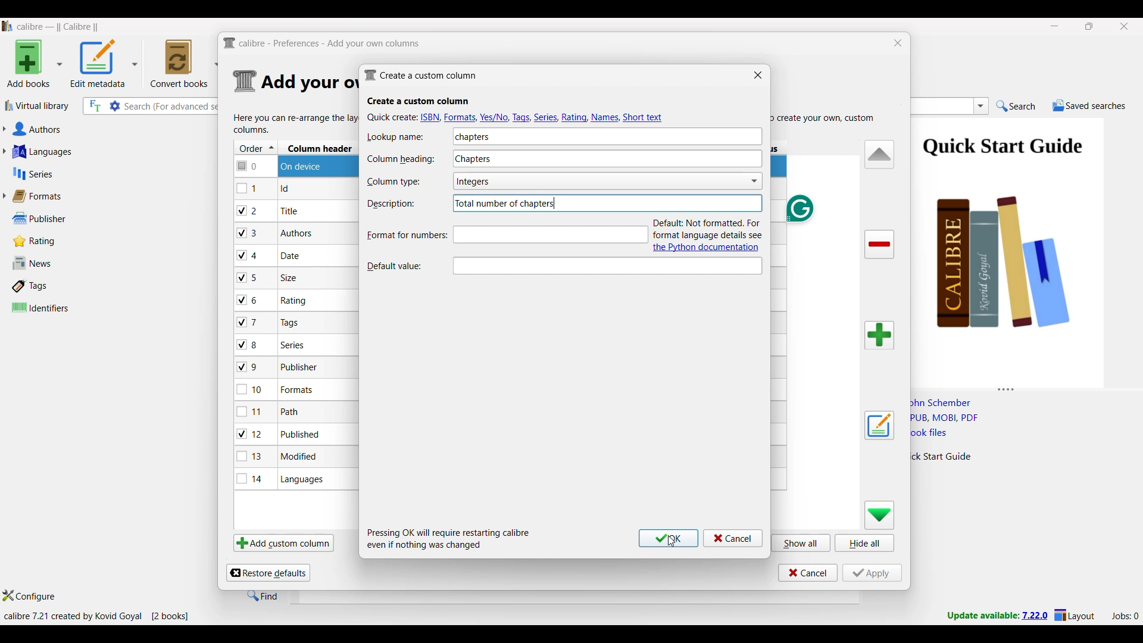  I want to click on checkbox - 2, so click(248, 210).